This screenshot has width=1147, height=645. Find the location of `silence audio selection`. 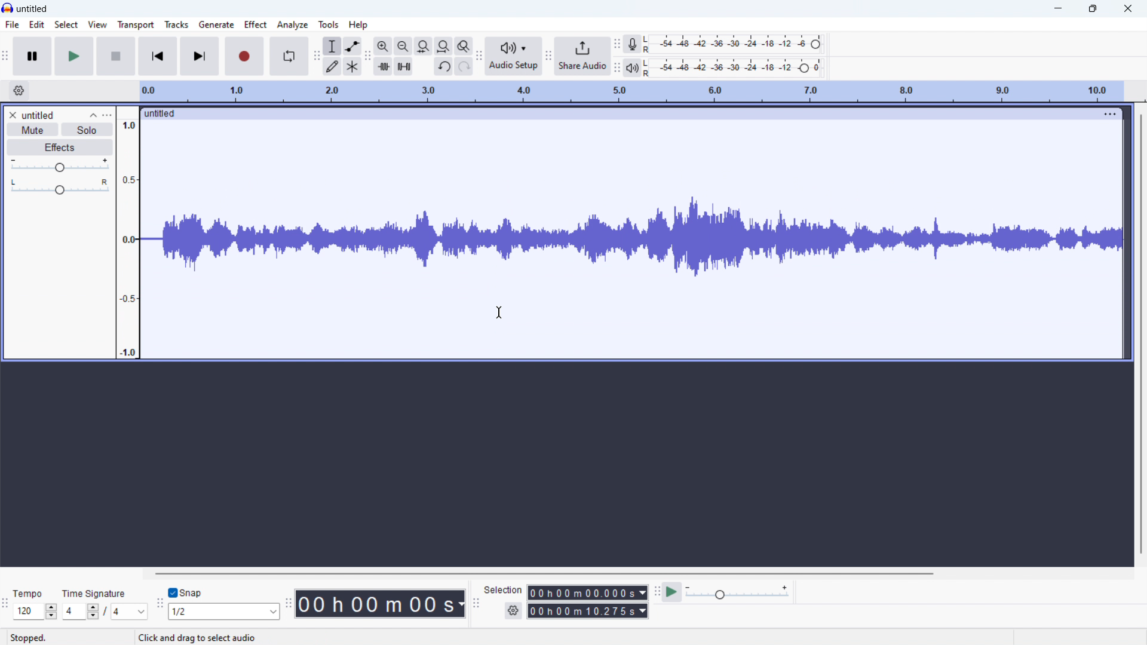

silence audio selection is located at coordinates (403, 66).